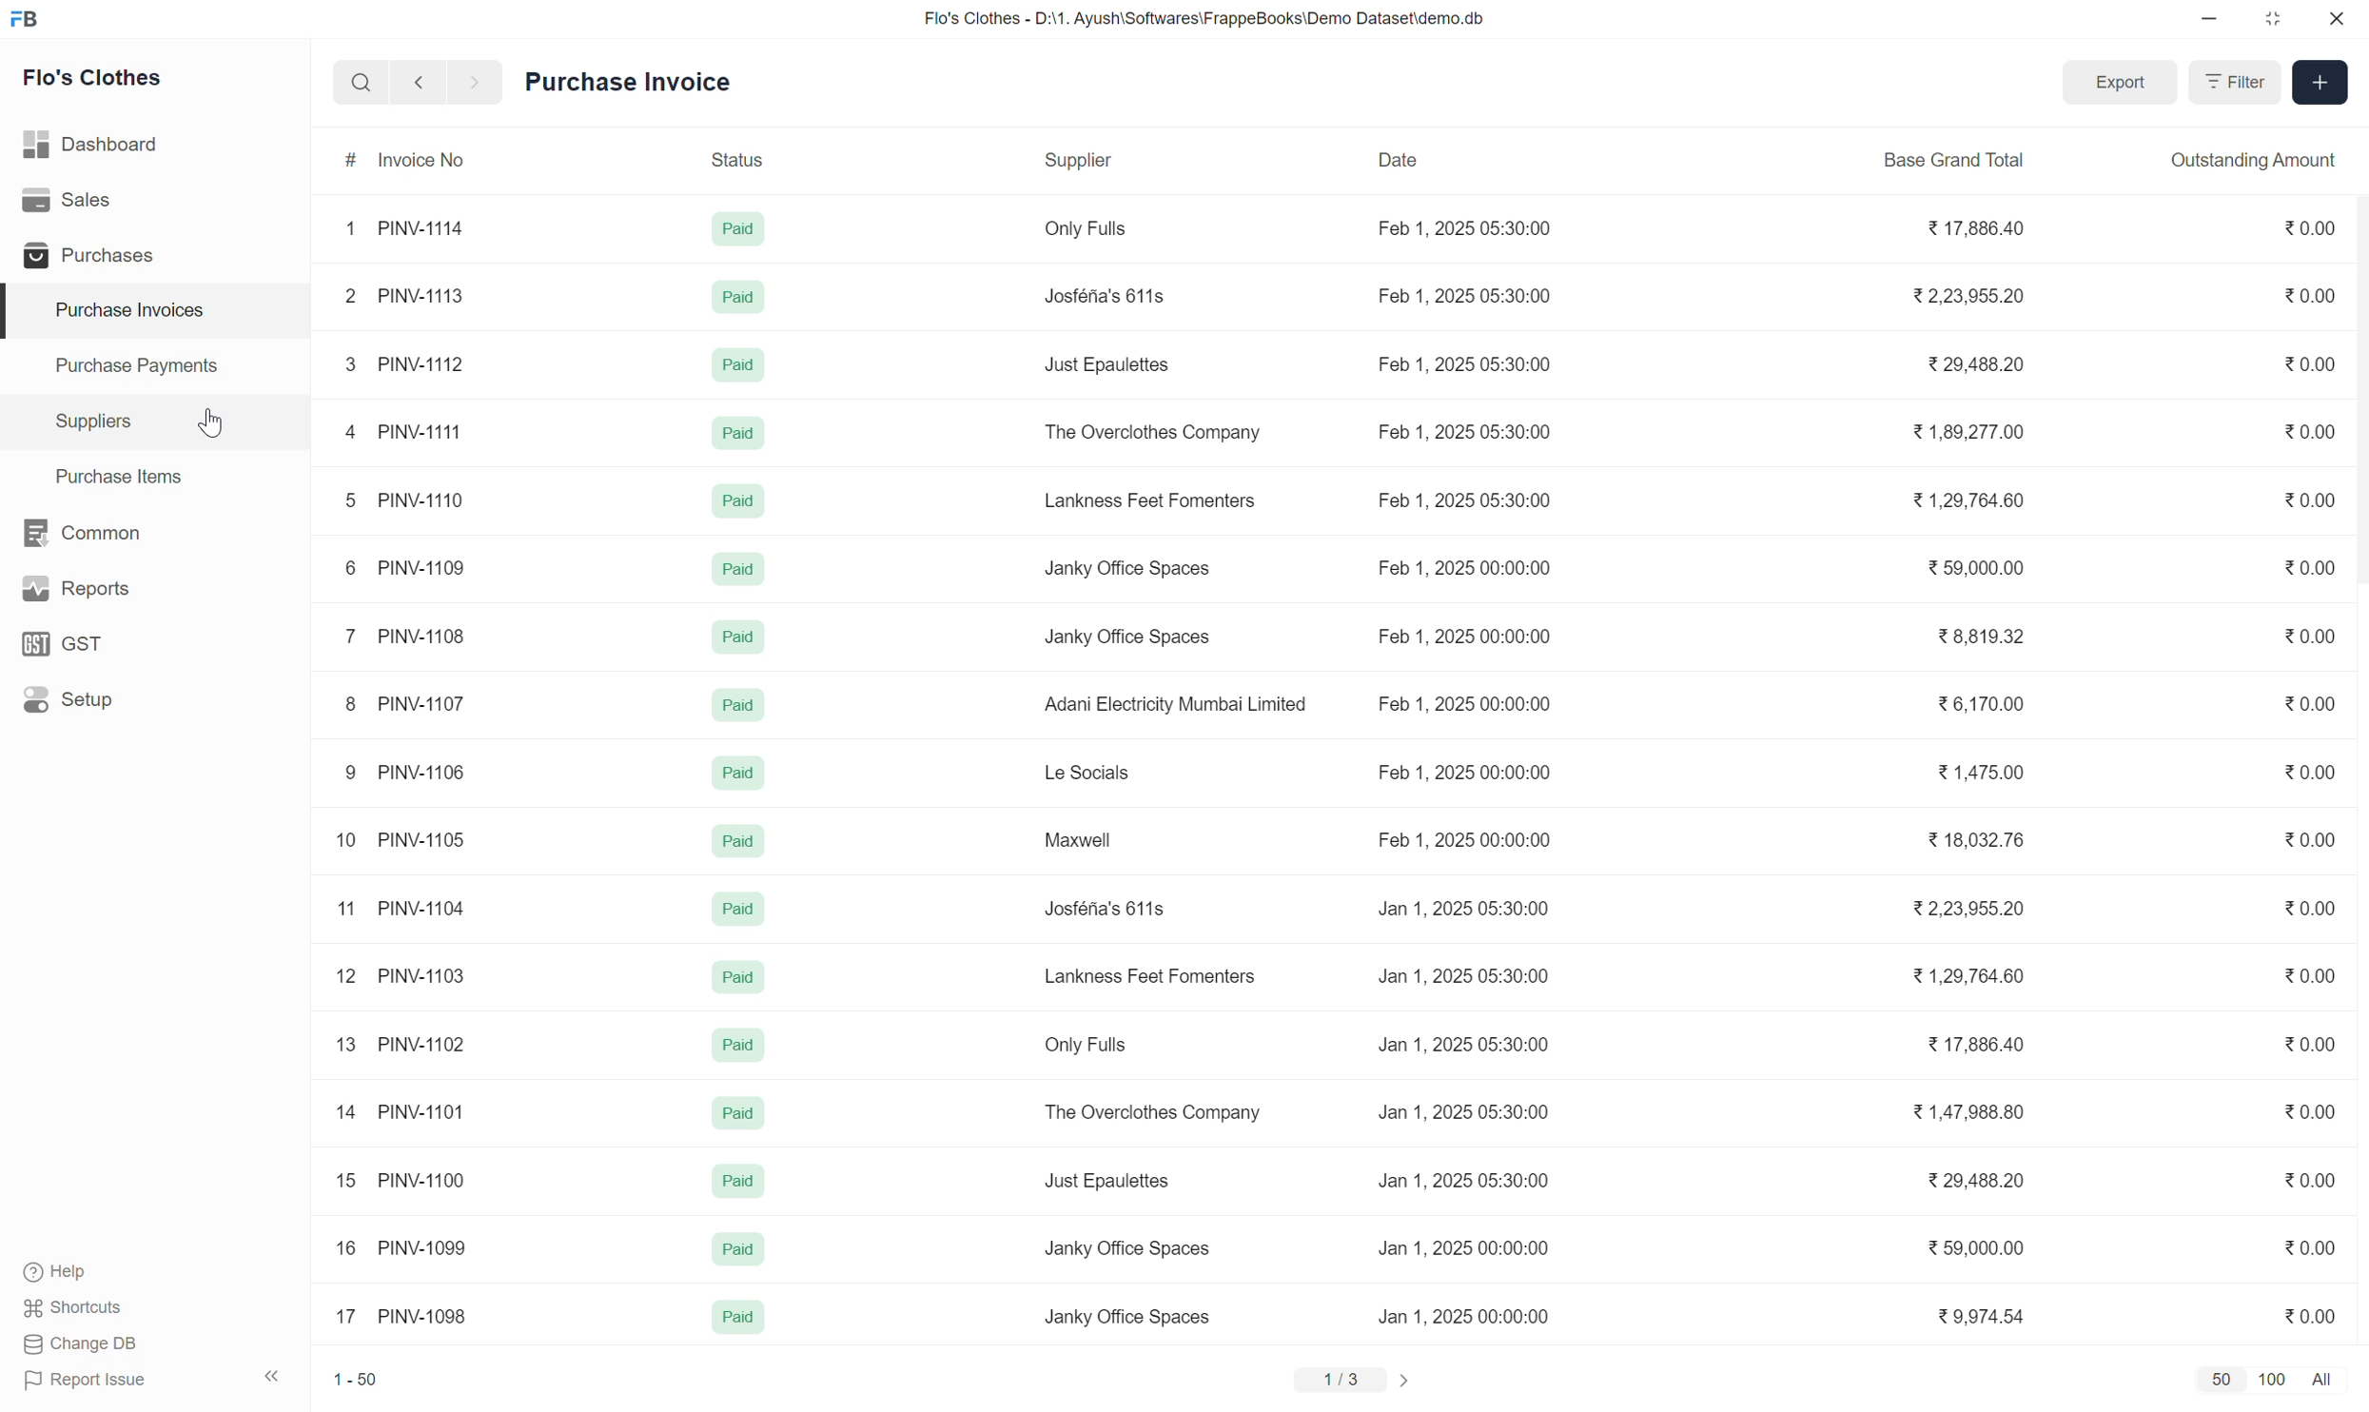 Image resolution: width=2369 pixels, height=1412 pixels. Describe the element at coordinates (2311, 227) in the screenshot. I see `0.00` at that location.